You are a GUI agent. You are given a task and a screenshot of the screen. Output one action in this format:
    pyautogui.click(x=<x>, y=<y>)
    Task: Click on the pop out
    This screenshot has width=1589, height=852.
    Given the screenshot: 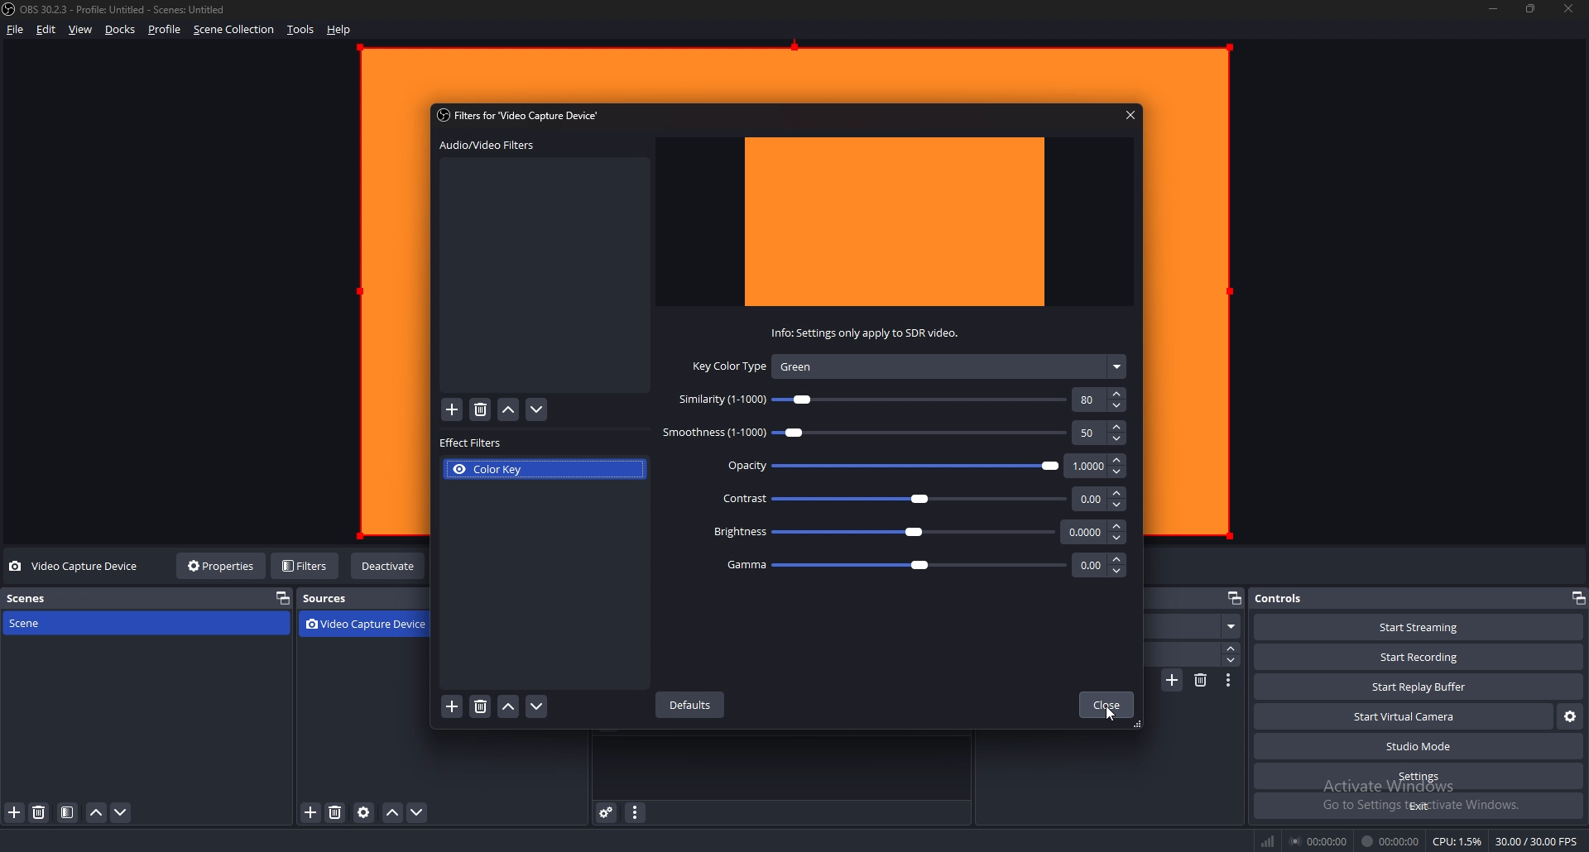 What is the action you would take?
    pyautogui.click(x=1577, y=598)
    